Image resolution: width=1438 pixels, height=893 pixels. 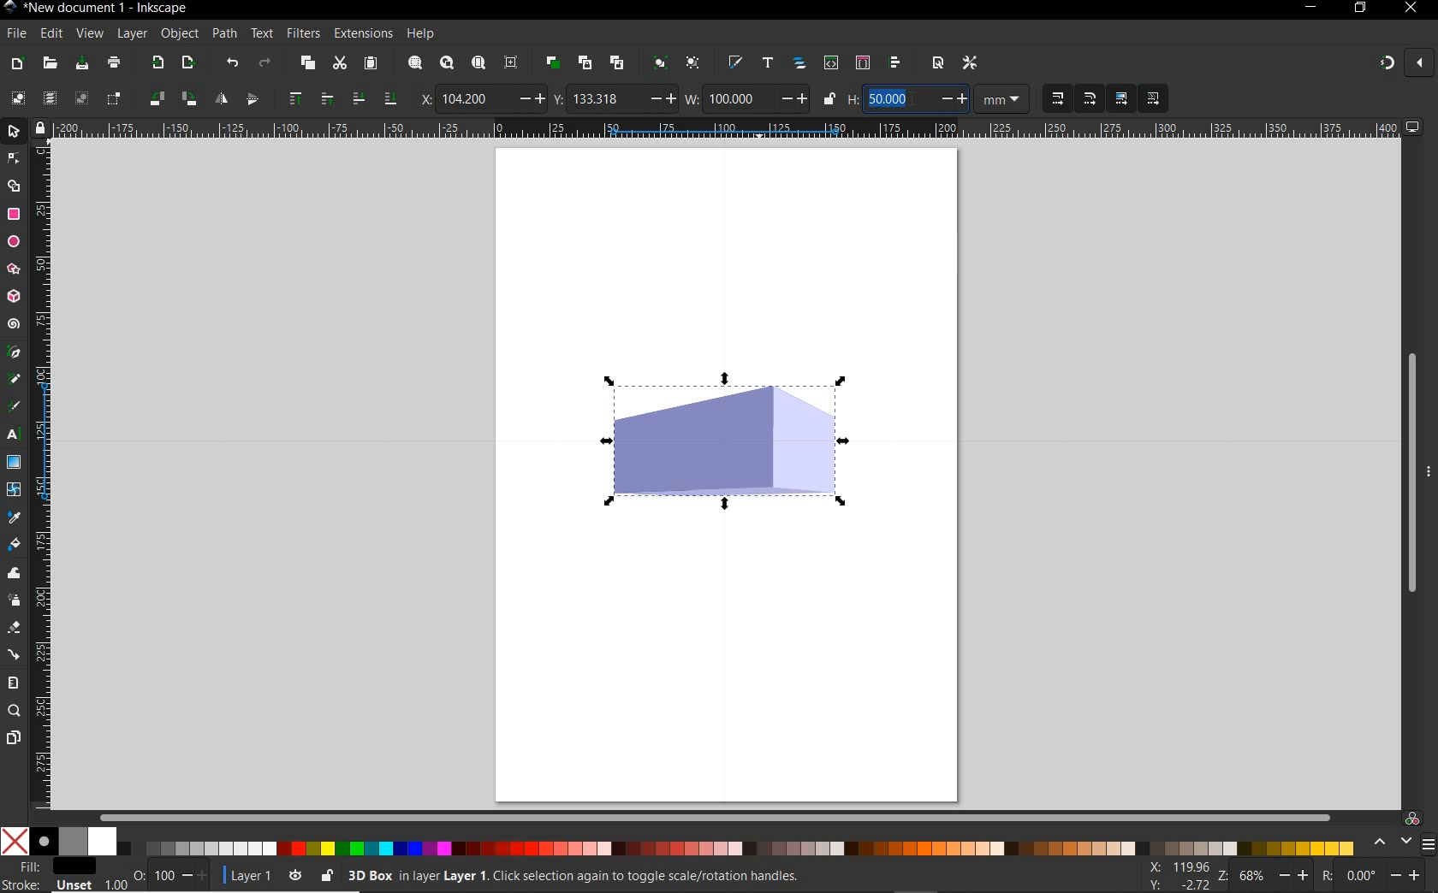 I want to click on duplicate, so click(x=551, y=63).